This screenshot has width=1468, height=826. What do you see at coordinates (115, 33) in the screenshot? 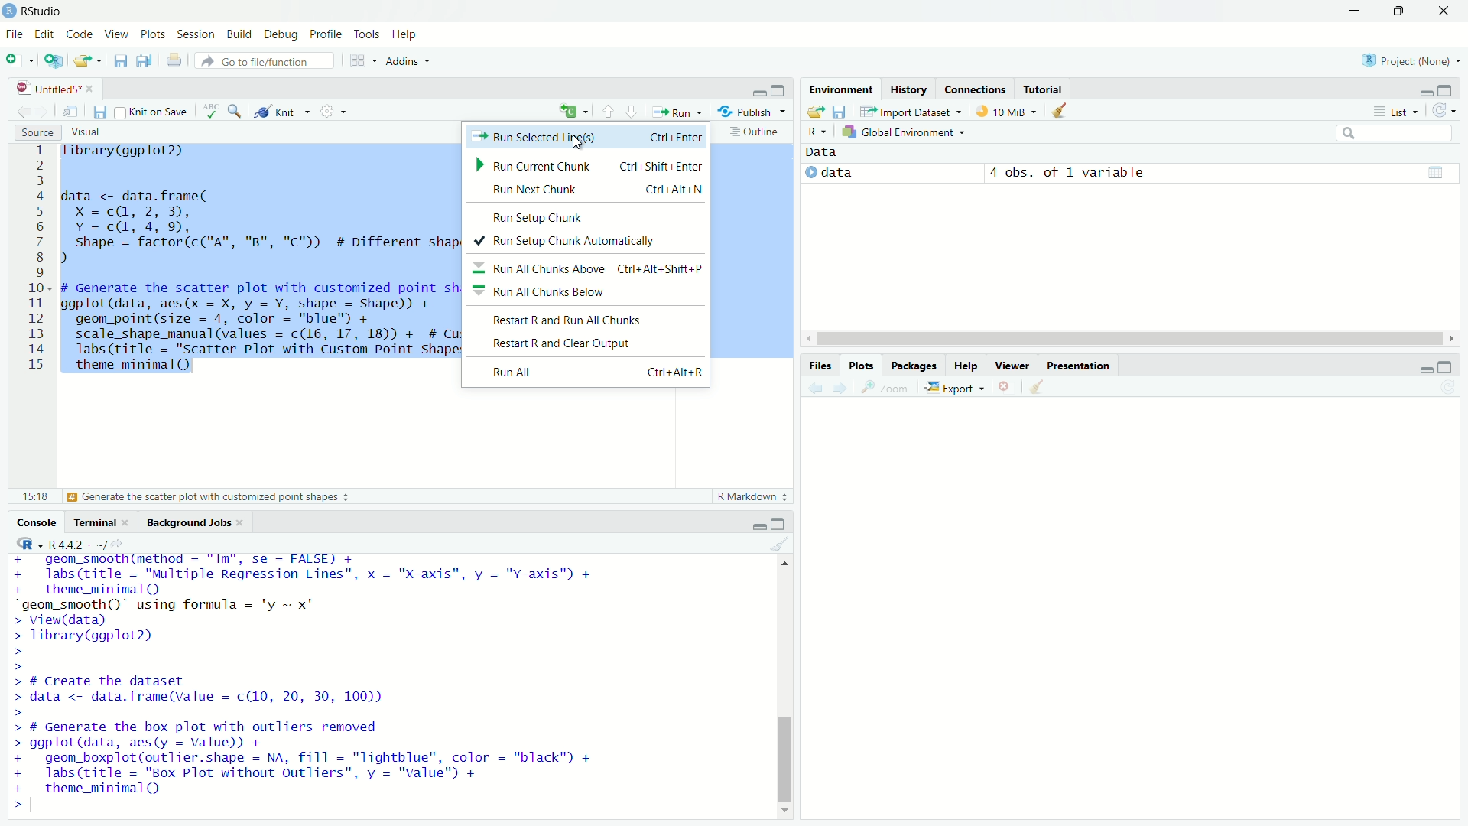
I see `View` at bounding box center [115, 33].